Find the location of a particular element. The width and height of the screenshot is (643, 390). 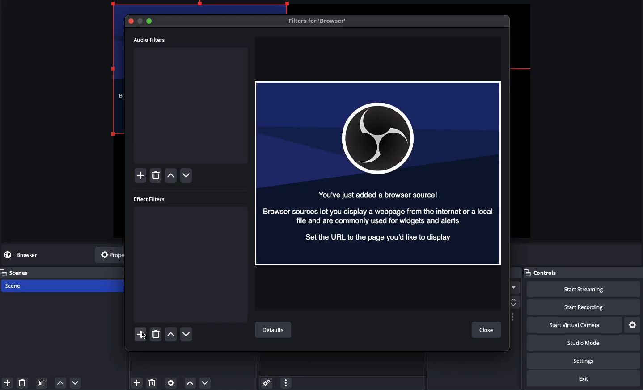

Filters for browser is located at coordinates (320, 21).